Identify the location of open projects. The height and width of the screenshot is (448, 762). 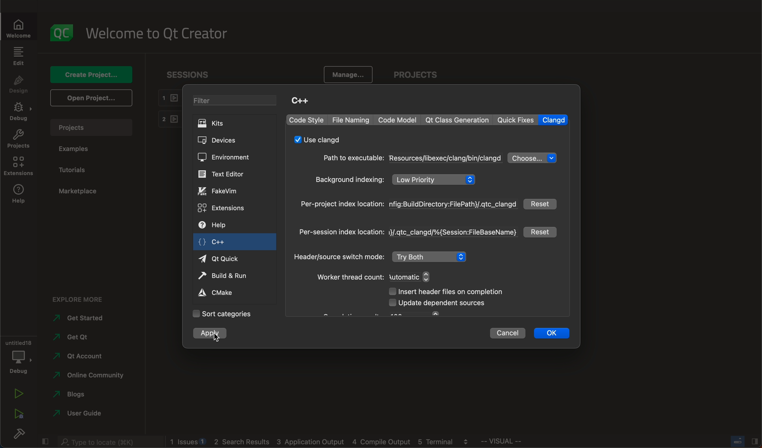
(93, 97).